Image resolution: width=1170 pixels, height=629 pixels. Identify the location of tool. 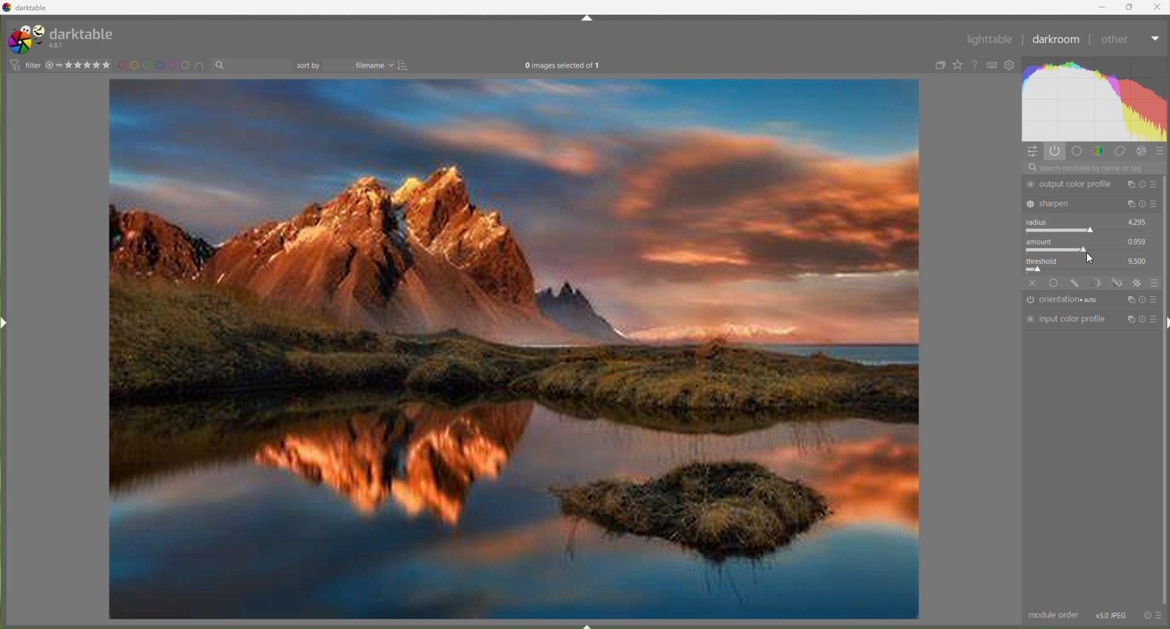
(1096, 282).